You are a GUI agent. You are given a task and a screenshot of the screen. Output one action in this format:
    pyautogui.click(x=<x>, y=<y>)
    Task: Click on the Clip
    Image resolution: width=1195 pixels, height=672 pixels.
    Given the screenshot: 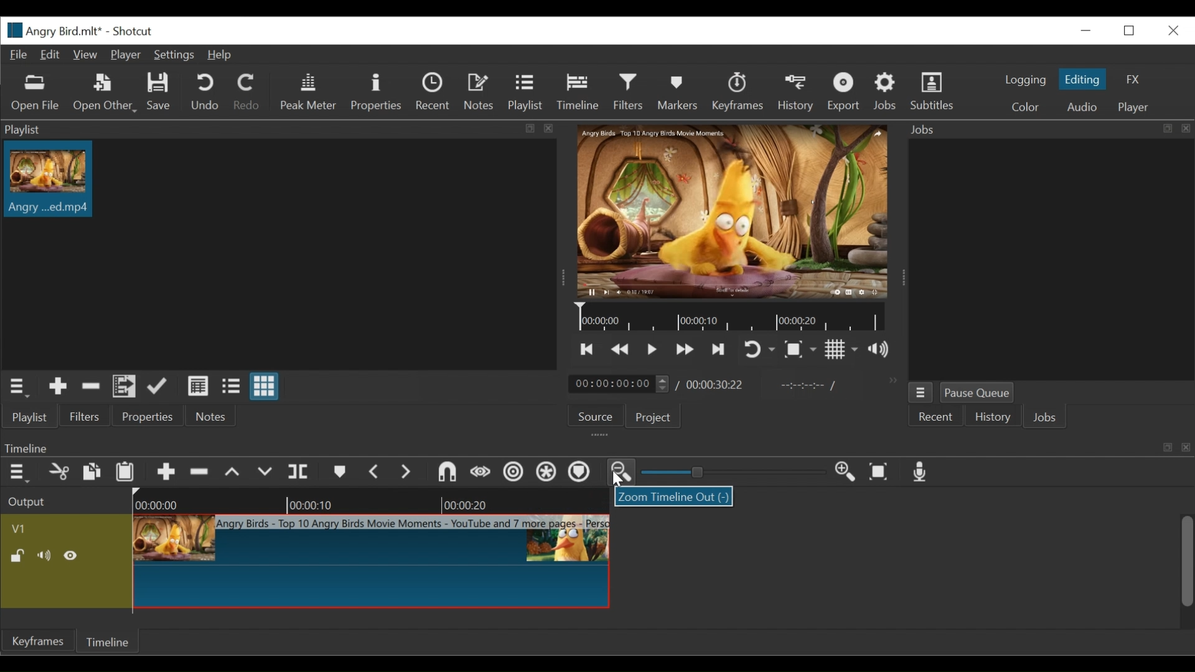 What is the action you would take?
    pyautogui.click(x=370, y=562)
    